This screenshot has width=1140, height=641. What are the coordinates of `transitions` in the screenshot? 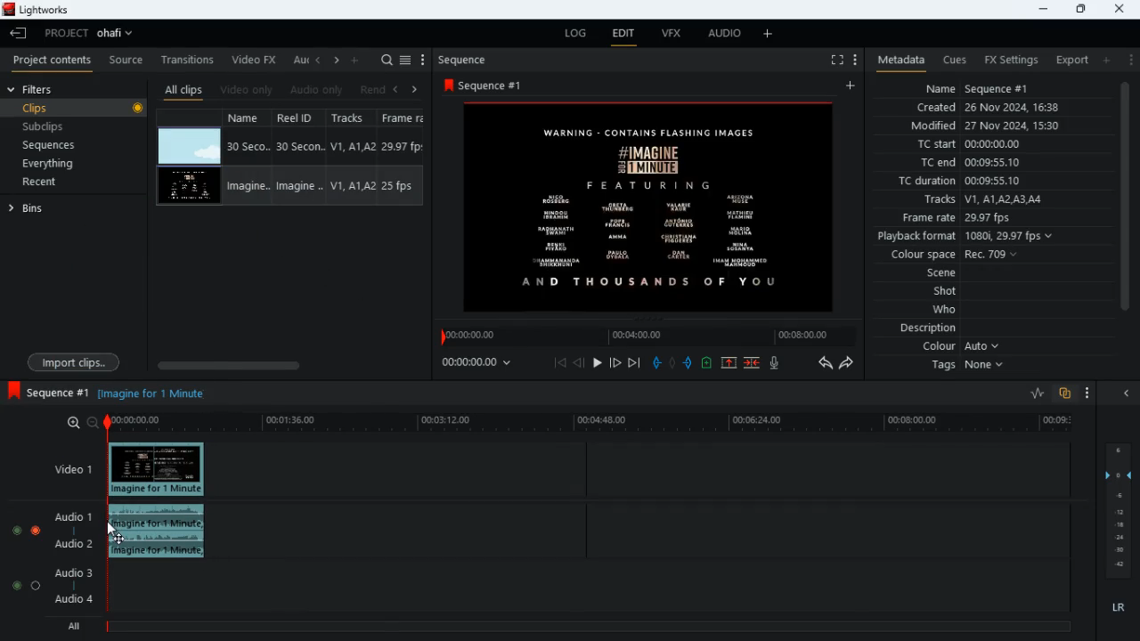 It's located at (189, 58).